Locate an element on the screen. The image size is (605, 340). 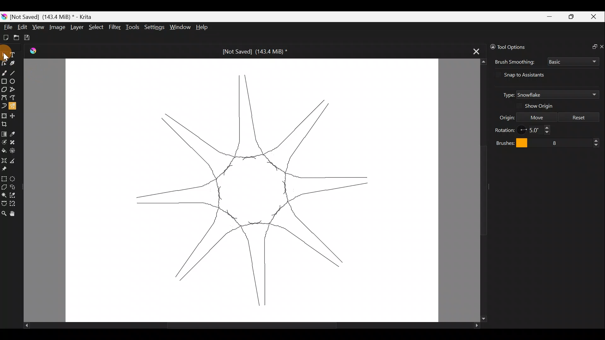
Help is located at coordinates (206, 27).